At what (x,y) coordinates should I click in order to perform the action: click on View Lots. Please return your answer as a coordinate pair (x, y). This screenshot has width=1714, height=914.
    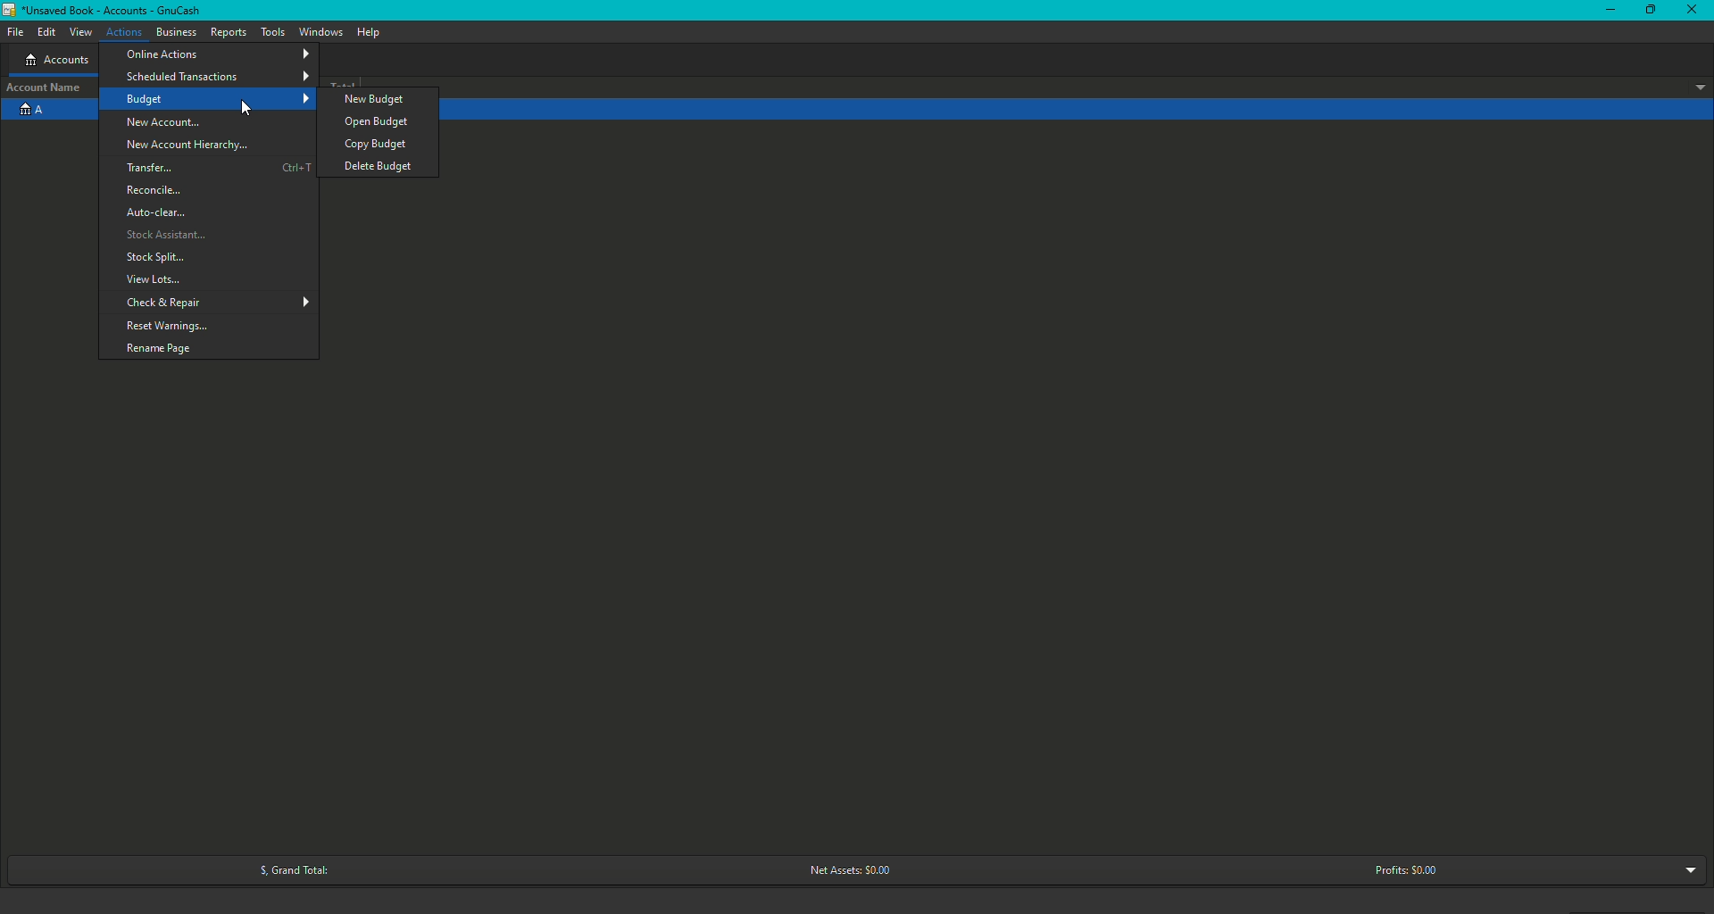
    Looking at the image, I should click on (155, 281).